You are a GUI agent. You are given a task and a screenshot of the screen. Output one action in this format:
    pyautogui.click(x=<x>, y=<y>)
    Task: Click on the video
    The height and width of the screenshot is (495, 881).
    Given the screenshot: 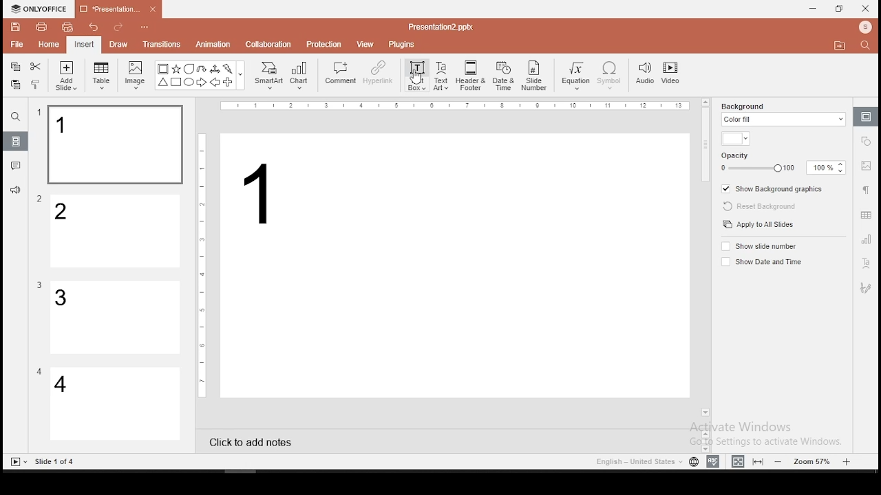 What is the action you would take?
    pyautogui.click(x=670, y=75)
    